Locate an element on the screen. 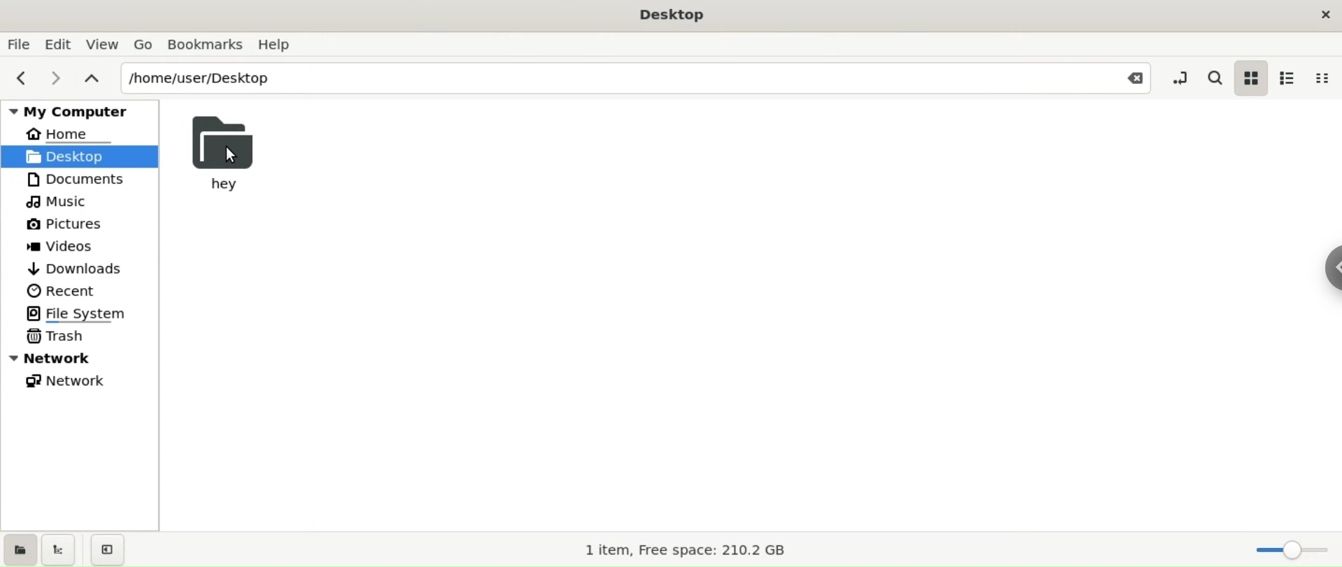 This screenshot has height=567, width=1342. File System is located at coordinates (82, 313).